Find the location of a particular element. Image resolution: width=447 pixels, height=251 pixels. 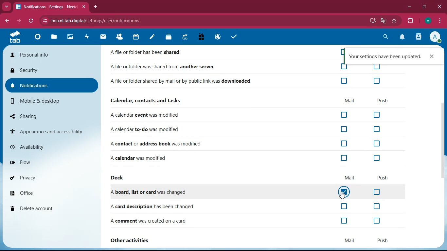

off is located at coordinates (345, 113).